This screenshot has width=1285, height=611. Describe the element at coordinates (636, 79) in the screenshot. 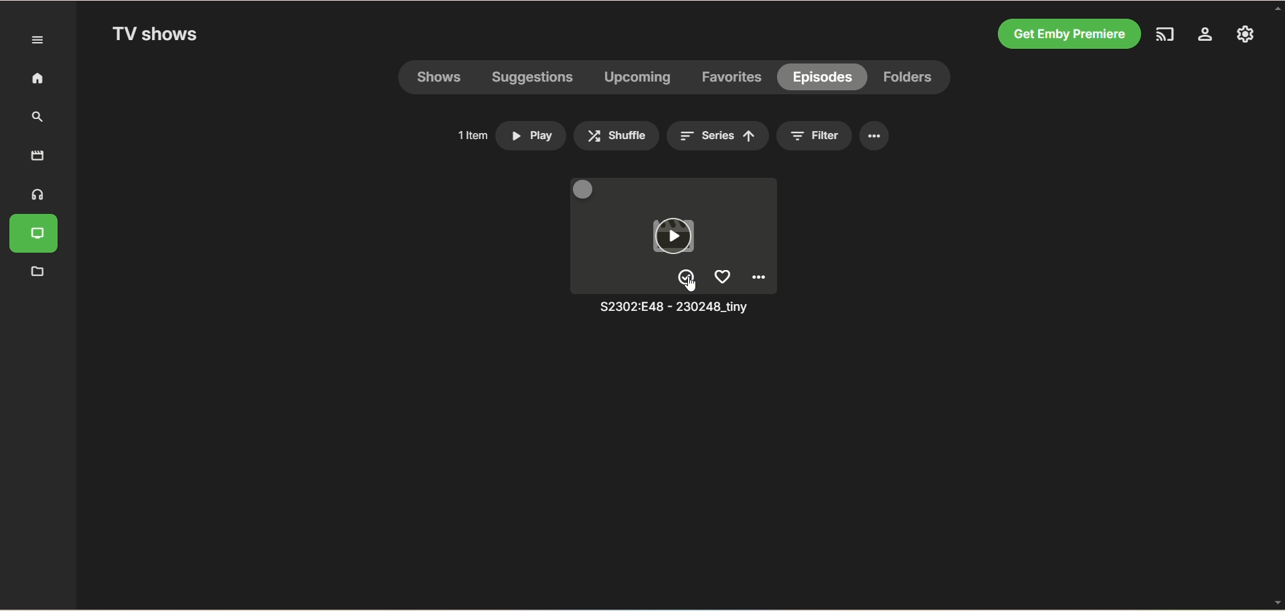

I see `upcoming` at that location.